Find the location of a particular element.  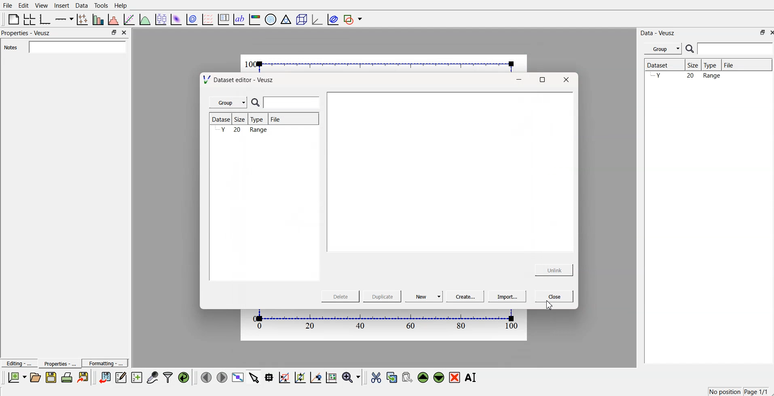

canvas is located at coordinates (385, 63).